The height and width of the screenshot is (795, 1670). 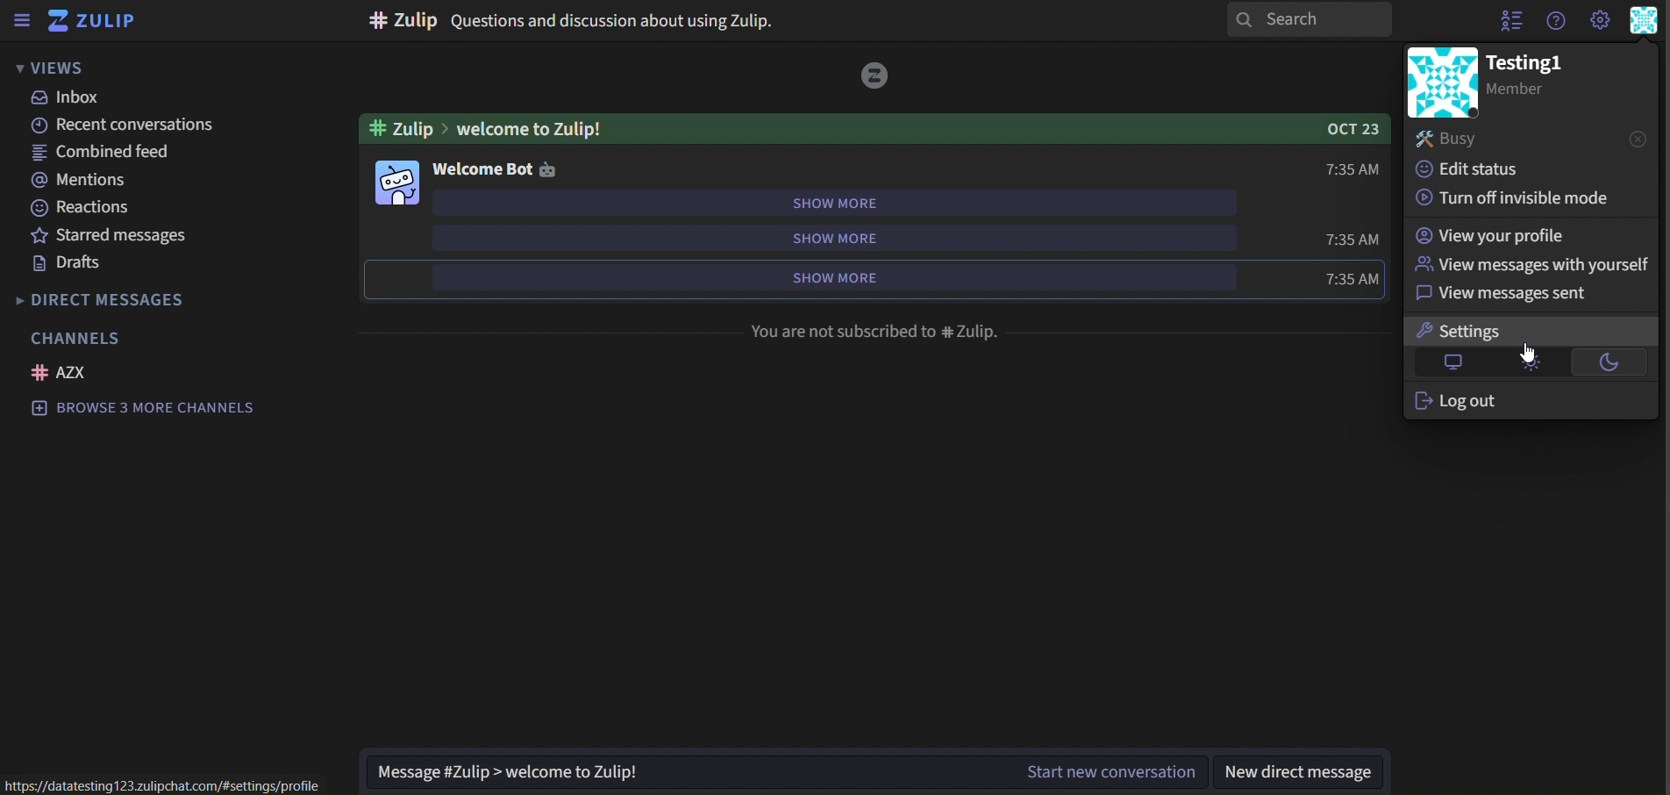 I want to click on close, so click(x=1633, y=139).